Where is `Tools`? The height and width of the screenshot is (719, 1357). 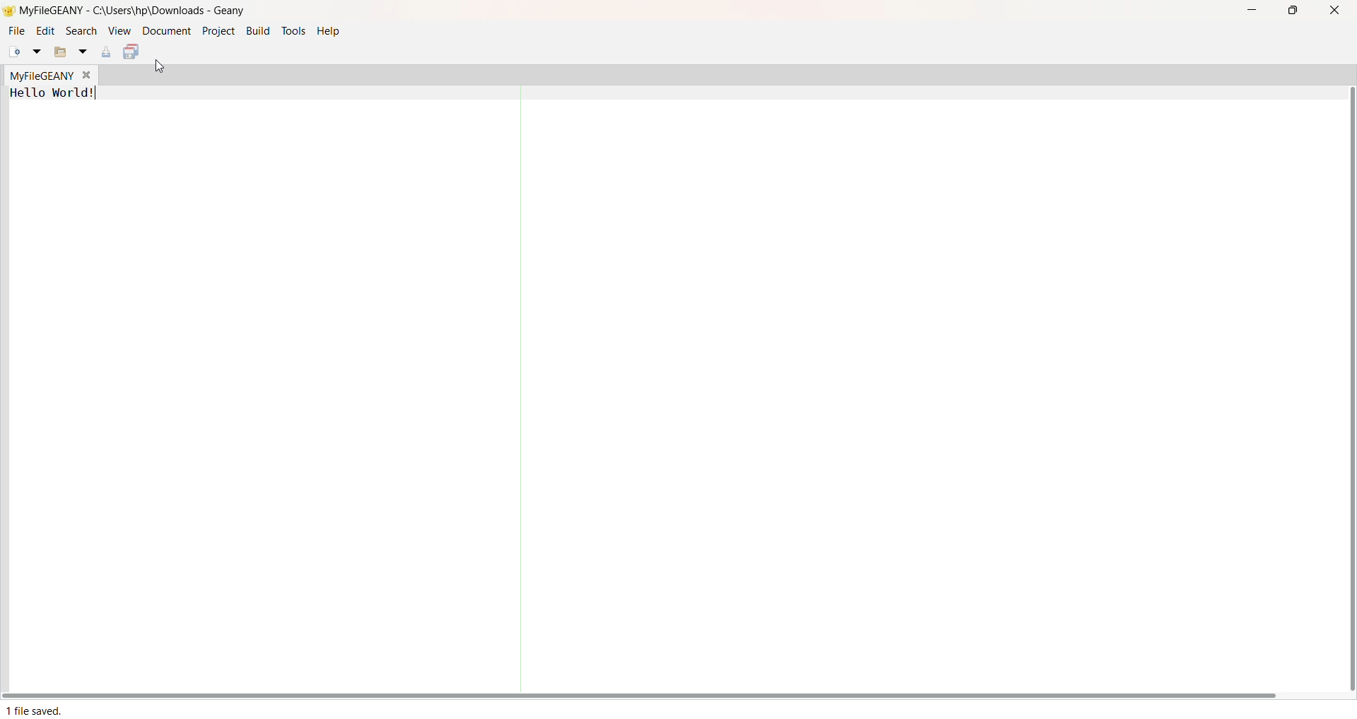 Tools is located at coordinates (295, 30).